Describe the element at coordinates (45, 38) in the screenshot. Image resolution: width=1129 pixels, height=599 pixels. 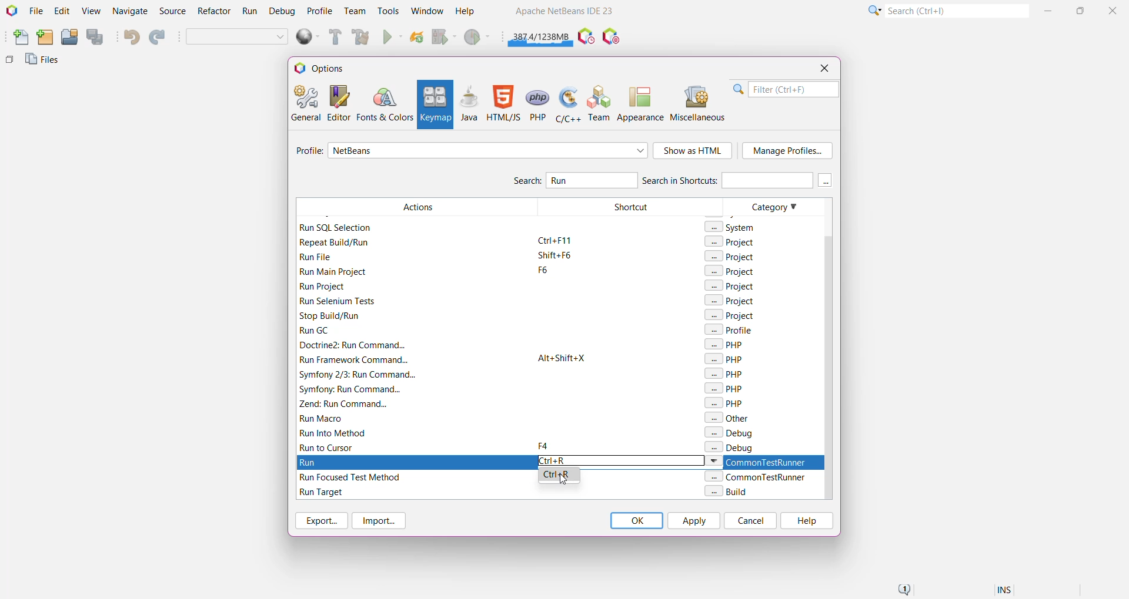
I see `New Project` at that location.